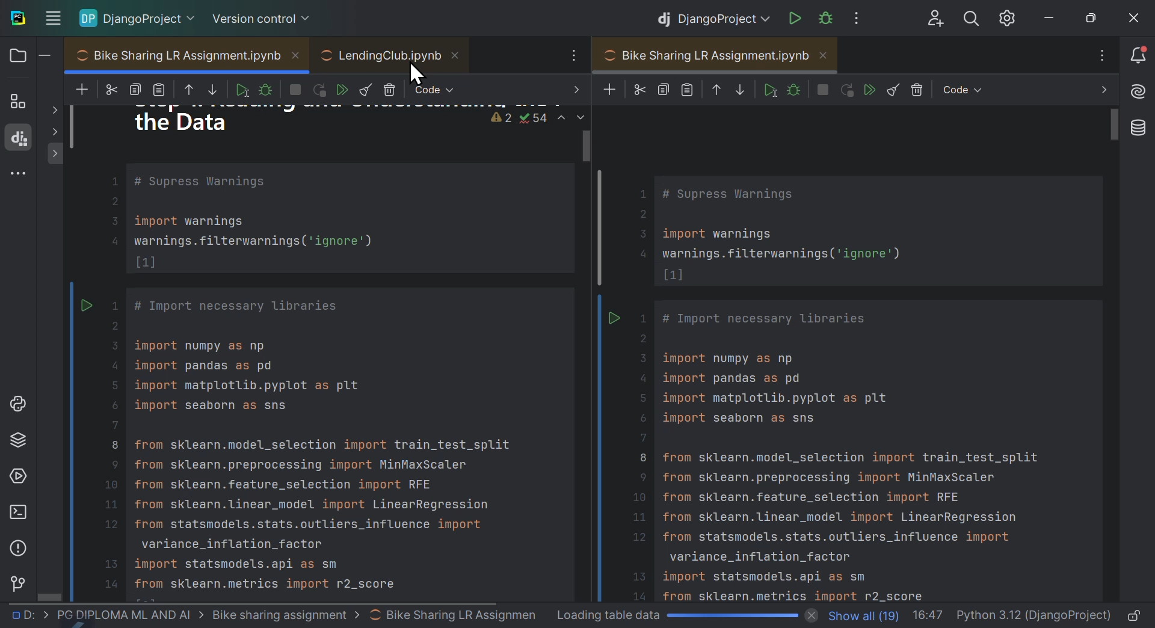  What do you see at coordinates (1133, 15) in the screenshot?
I see `close` at bounding box center [1133, 15].